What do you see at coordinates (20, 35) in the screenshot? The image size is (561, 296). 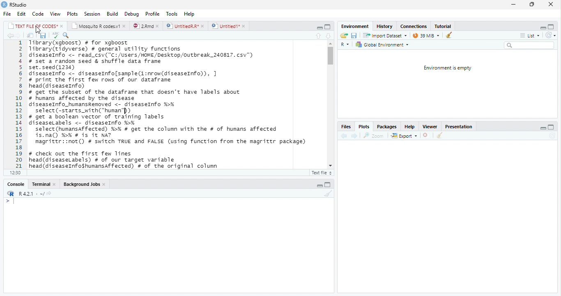 I see `Next` at bounding box center [20, 35].